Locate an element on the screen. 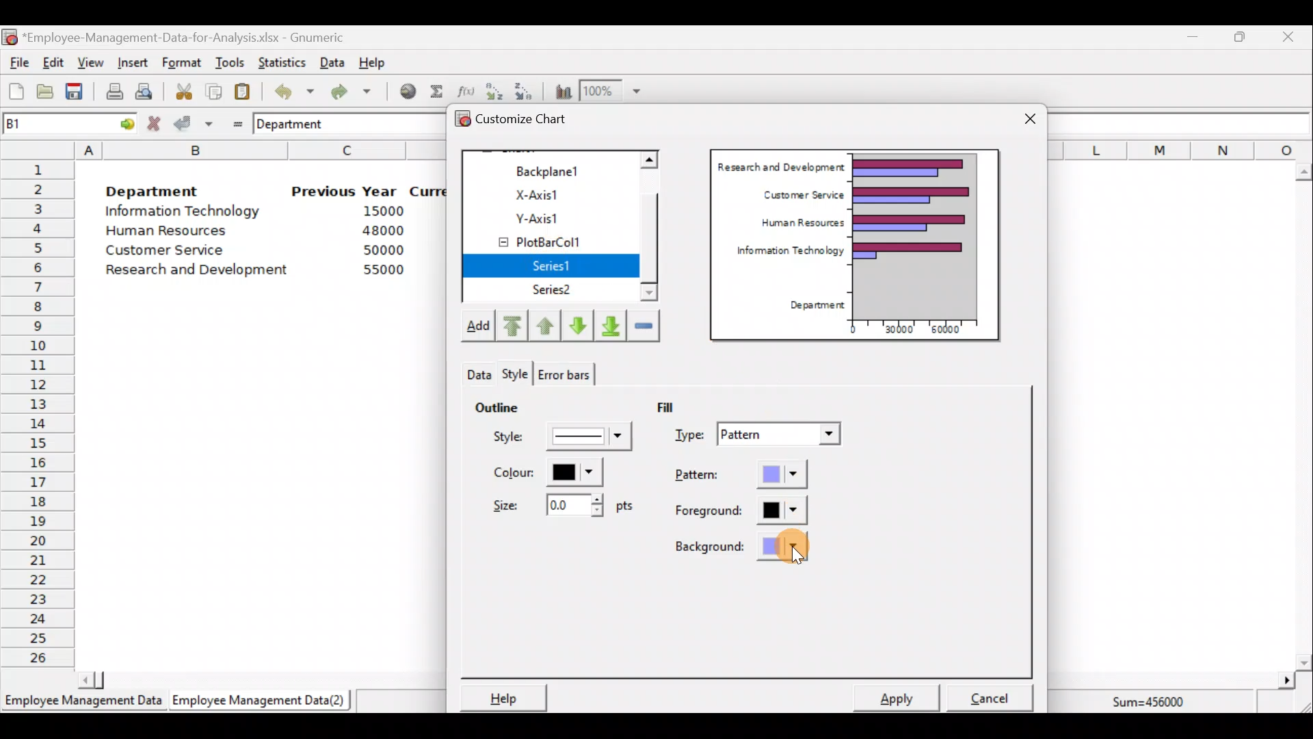  Move upward is located at coordinates (510, 326).